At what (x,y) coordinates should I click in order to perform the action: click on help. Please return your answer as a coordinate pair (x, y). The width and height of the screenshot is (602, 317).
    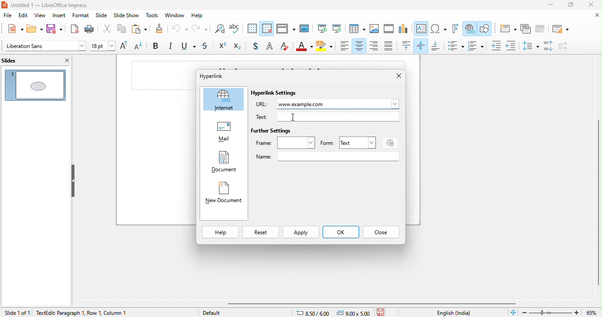
    Looking at the image, I should click on (200, 16).